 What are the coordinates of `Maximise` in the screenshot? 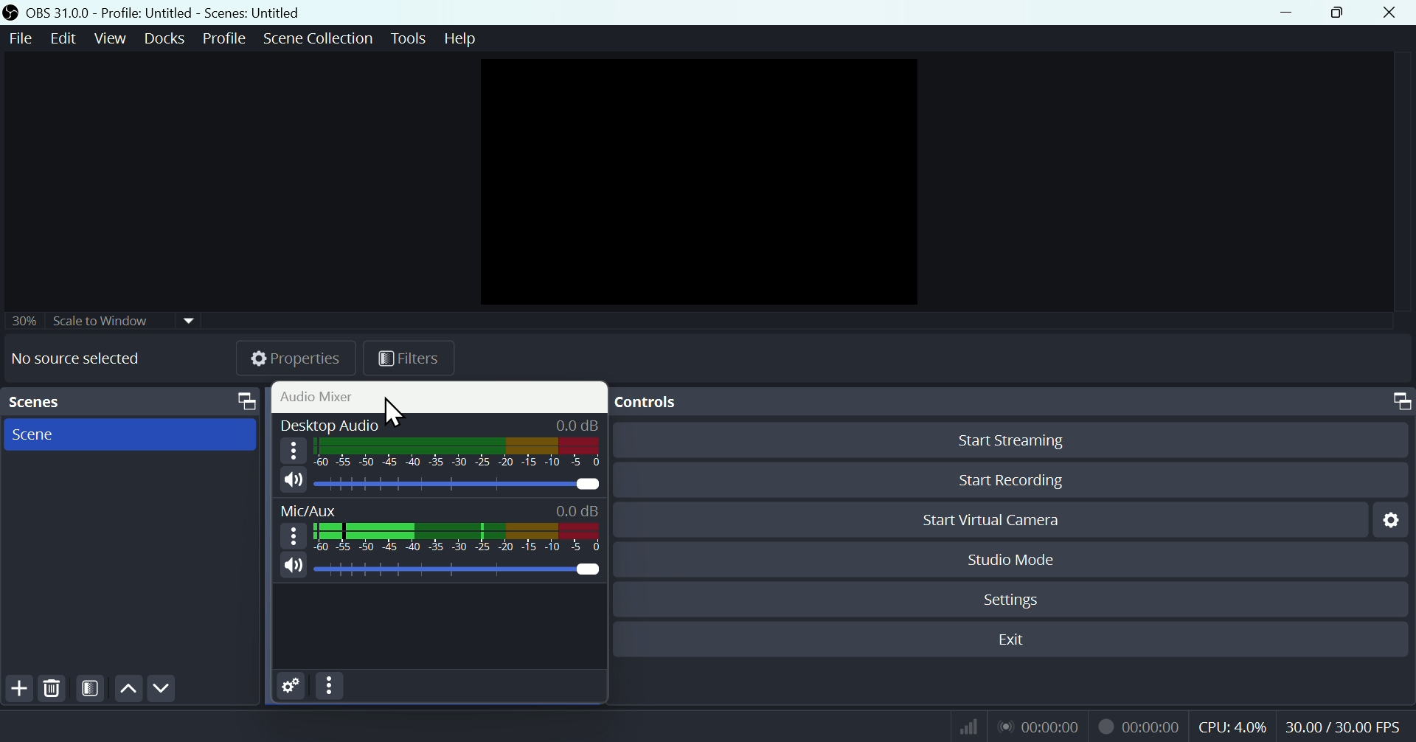 It's located at (1343, 13).